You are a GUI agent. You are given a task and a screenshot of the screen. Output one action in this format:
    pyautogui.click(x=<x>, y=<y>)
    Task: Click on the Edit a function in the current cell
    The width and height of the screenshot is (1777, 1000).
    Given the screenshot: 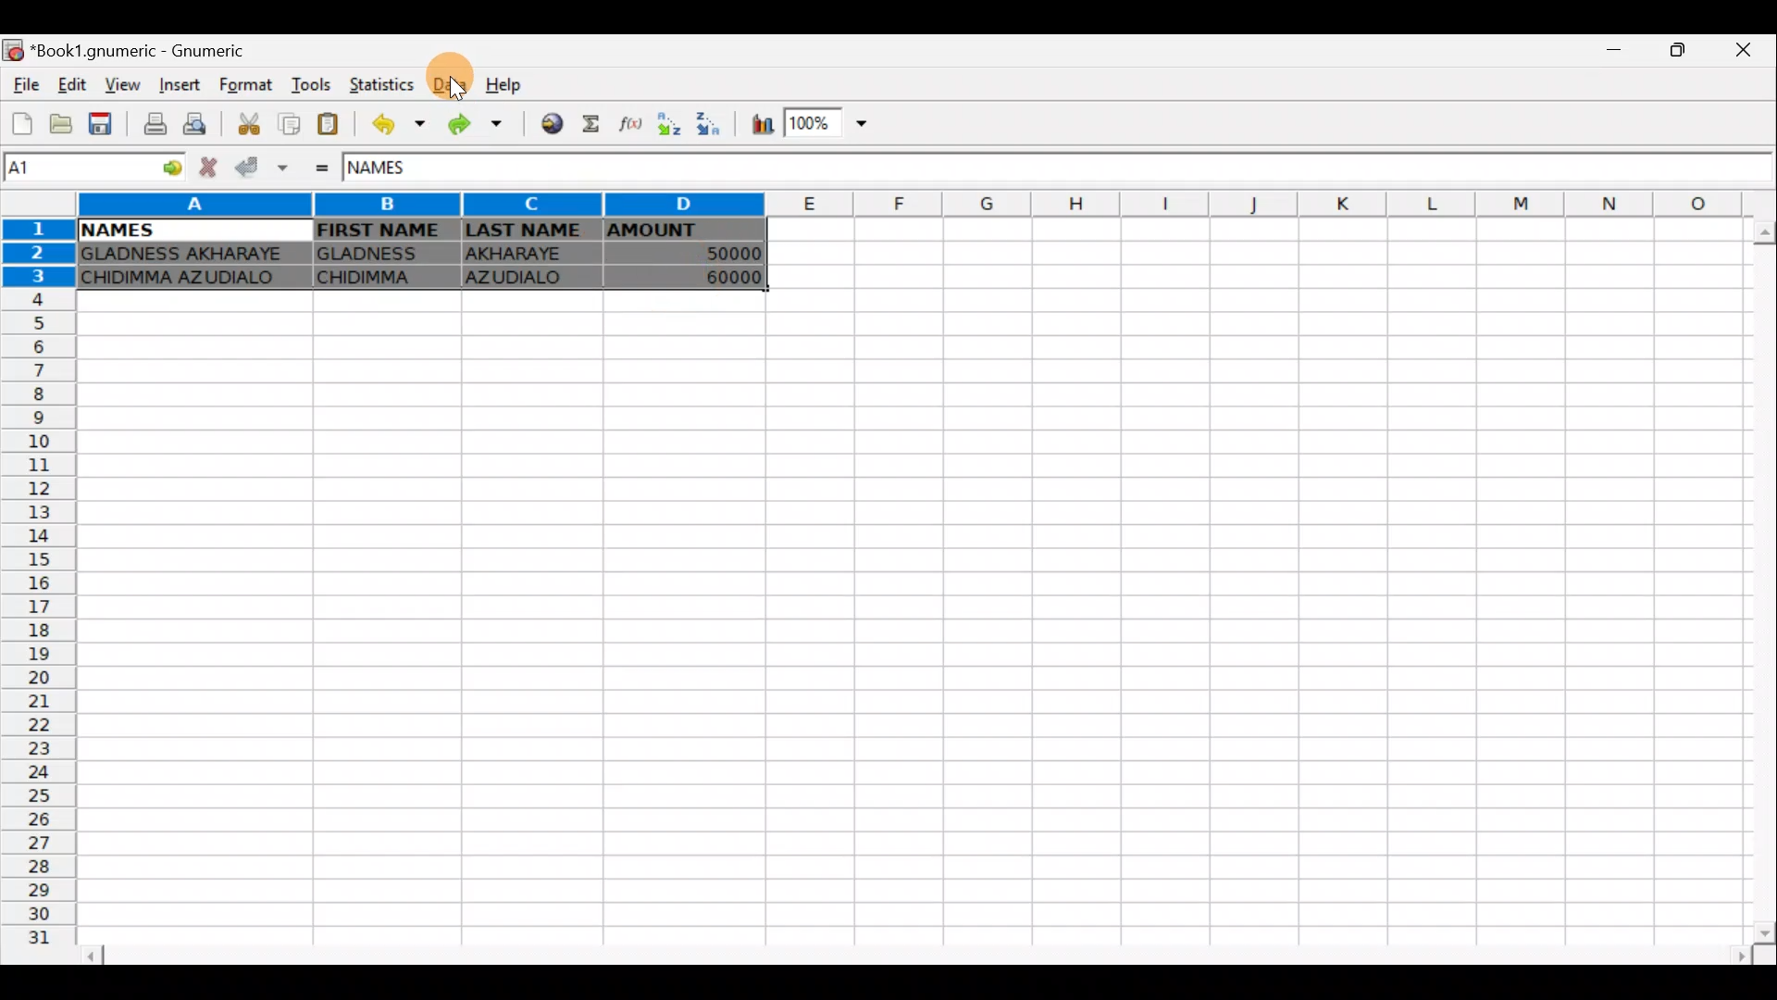 What is the action you would take?
    pyautogui.click(x=628, y=125)
    